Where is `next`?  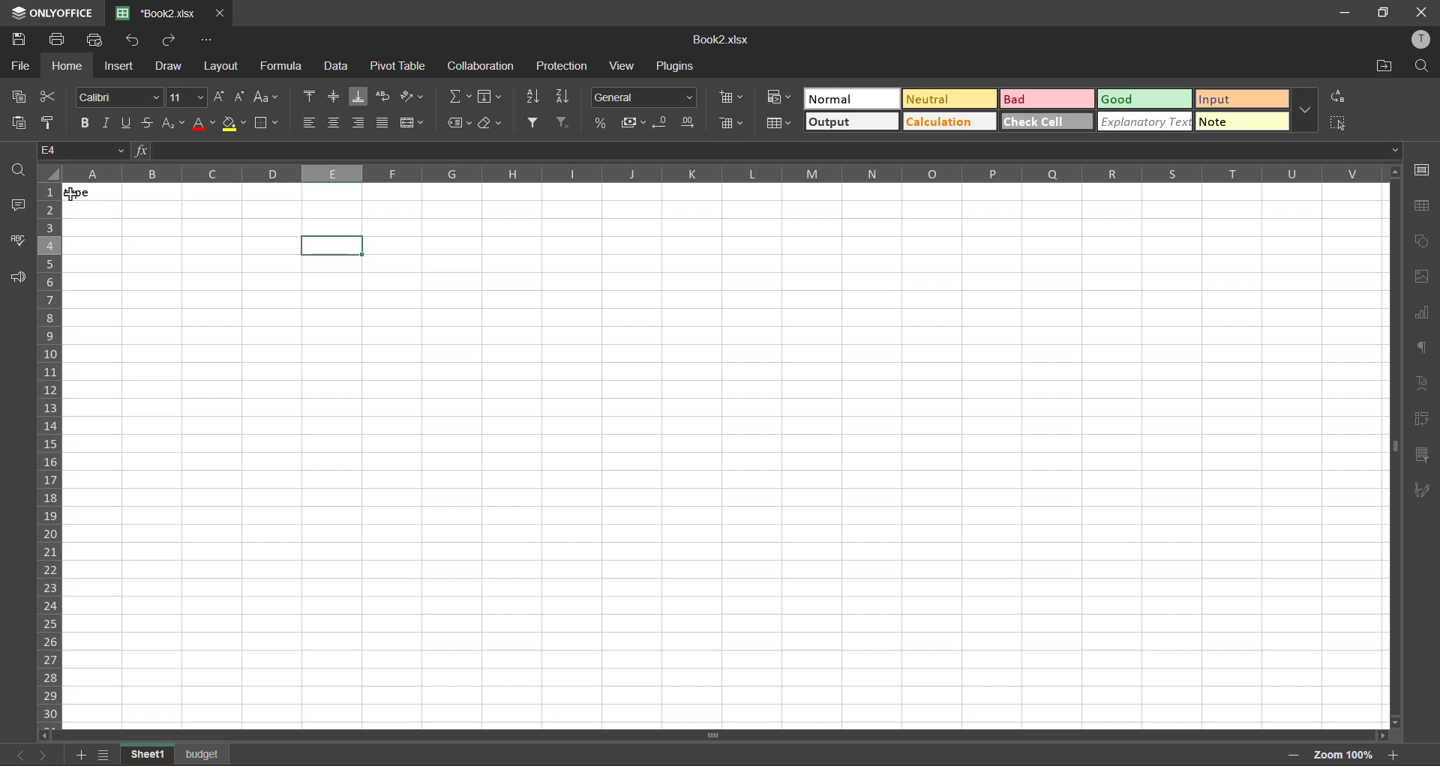 next is located at coordinates (48, 755).